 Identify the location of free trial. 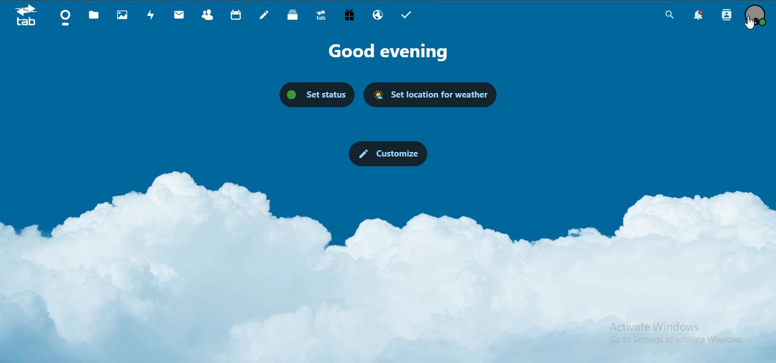
(351, 16).